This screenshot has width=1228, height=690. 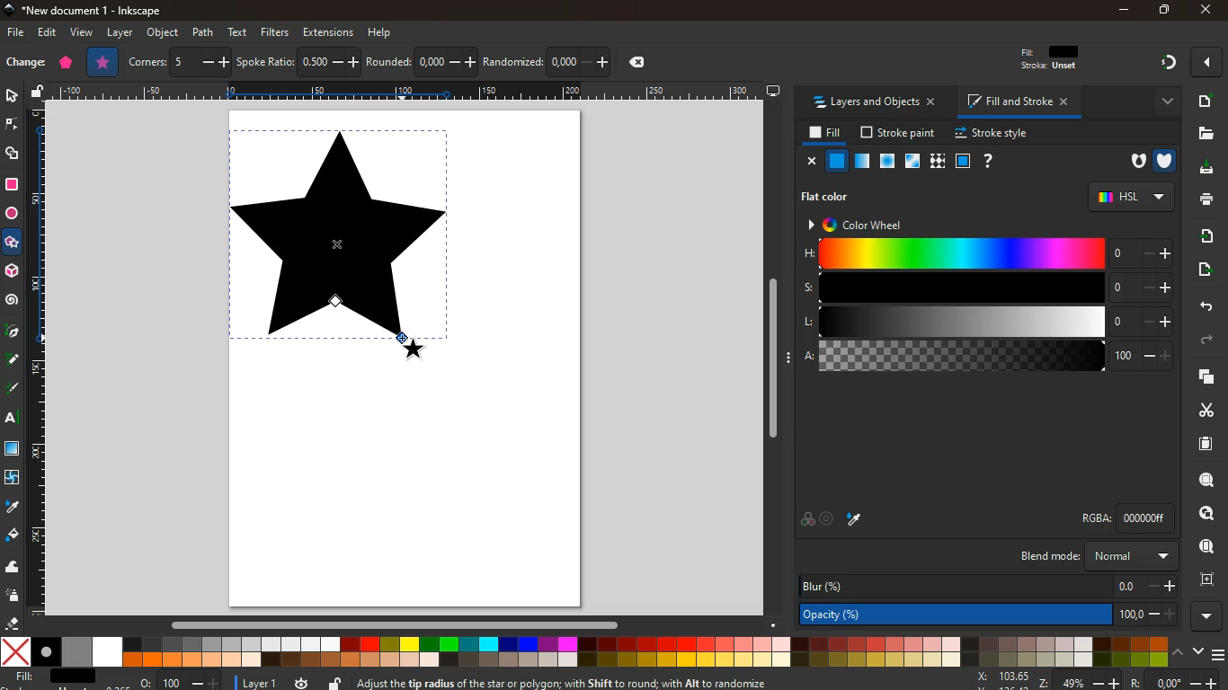 I want to click on desktop, so click(x=773, y=89).